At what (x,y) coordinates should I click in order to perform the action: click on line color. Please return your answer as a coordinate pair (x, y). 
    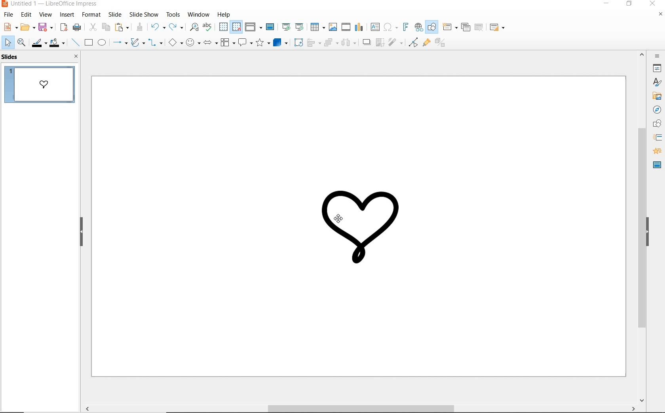
    Looking at the image, I should click on (38, 43).